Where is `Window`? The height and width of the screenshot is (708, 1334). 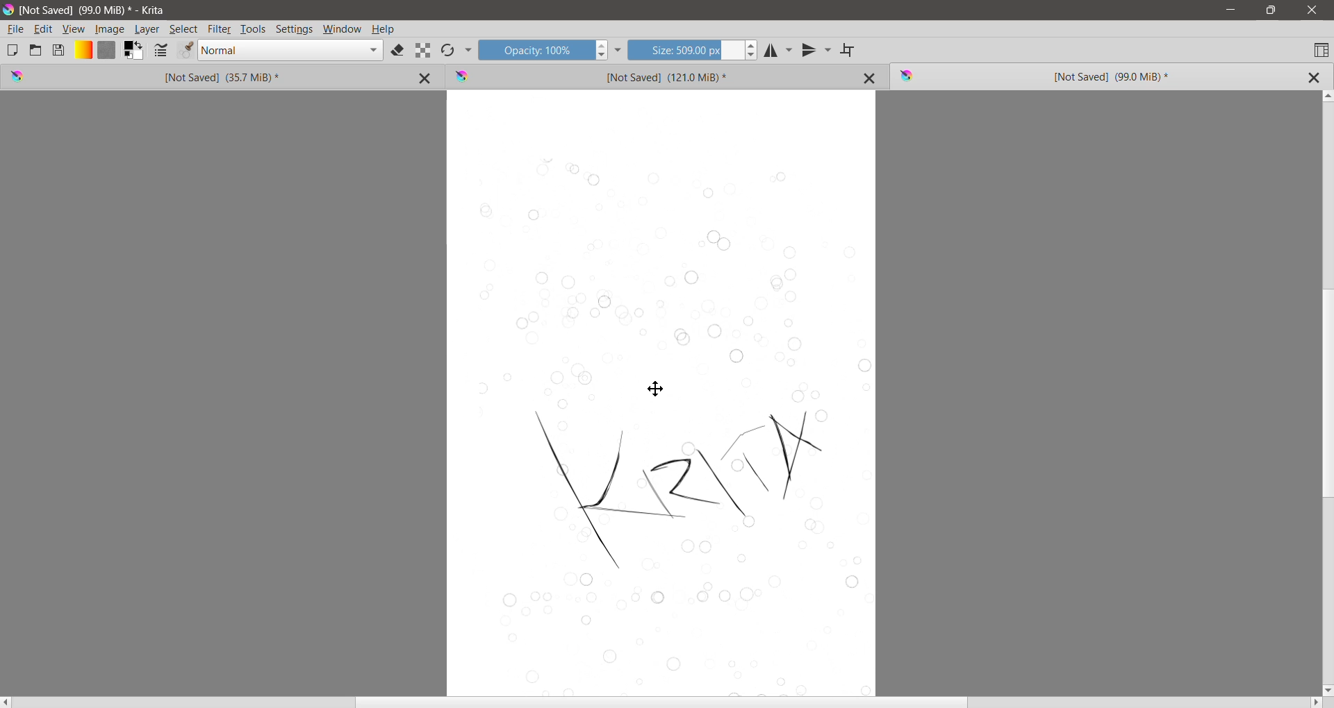 Window is located at coordinates (343, 30).